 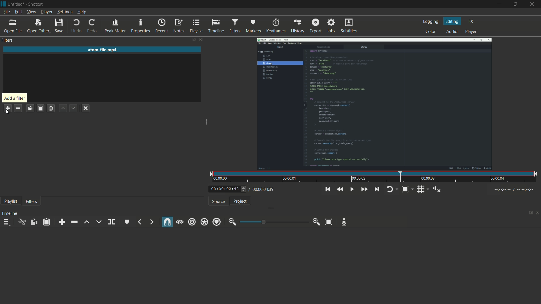 I want to click on toggle player looping, so click(x=391, y=189).